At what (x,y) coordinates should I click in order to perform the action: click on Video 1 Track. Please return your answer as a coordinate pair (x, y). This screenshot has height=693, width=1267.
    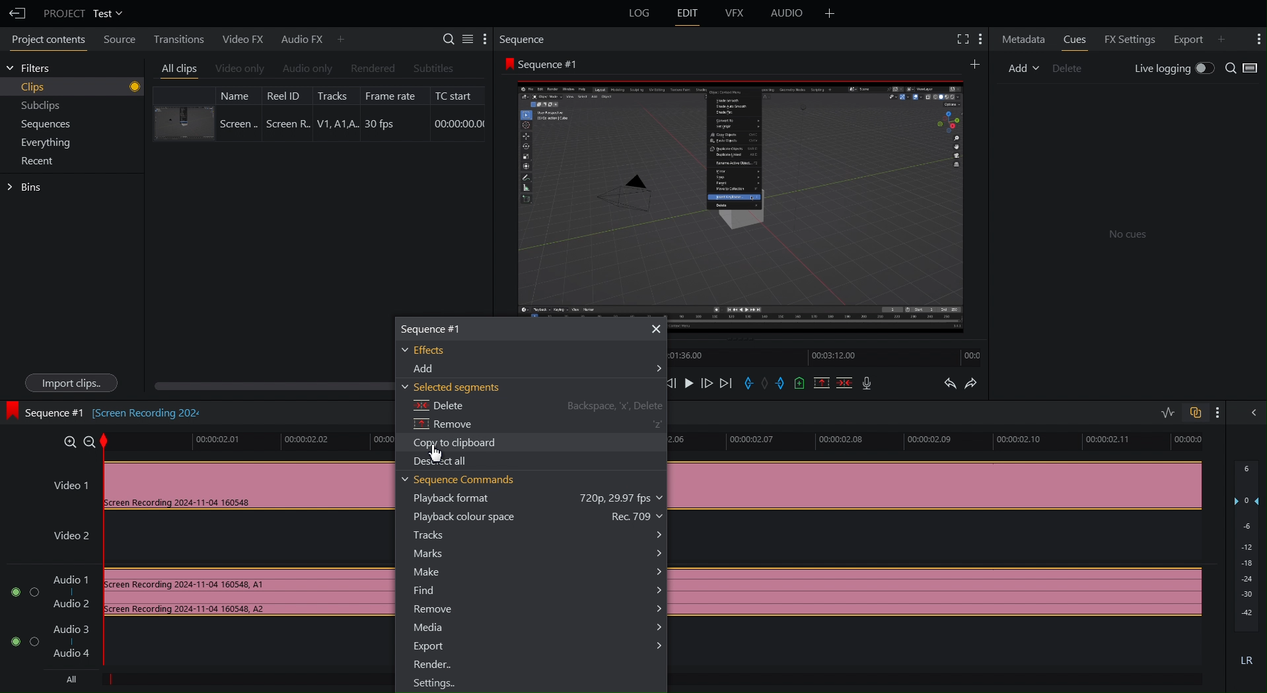
    Looking at the image, I should click on (219, 482).